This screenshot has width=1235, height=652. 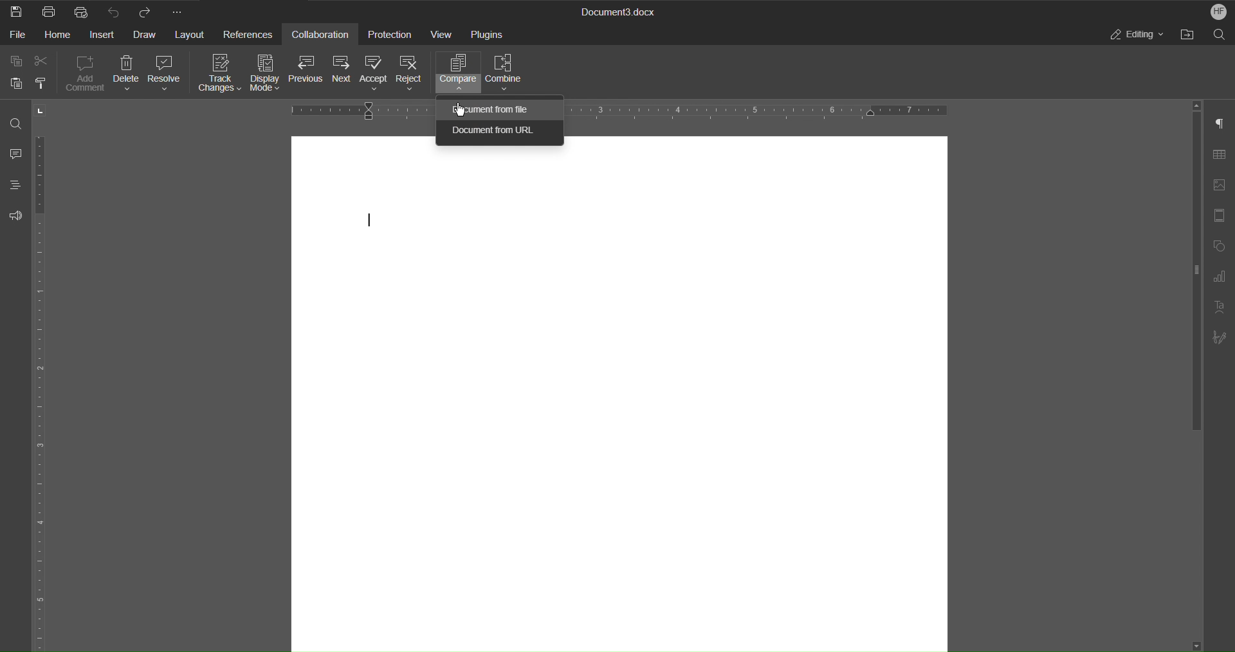 I want to click on Combine, so click(x=505, y=71).